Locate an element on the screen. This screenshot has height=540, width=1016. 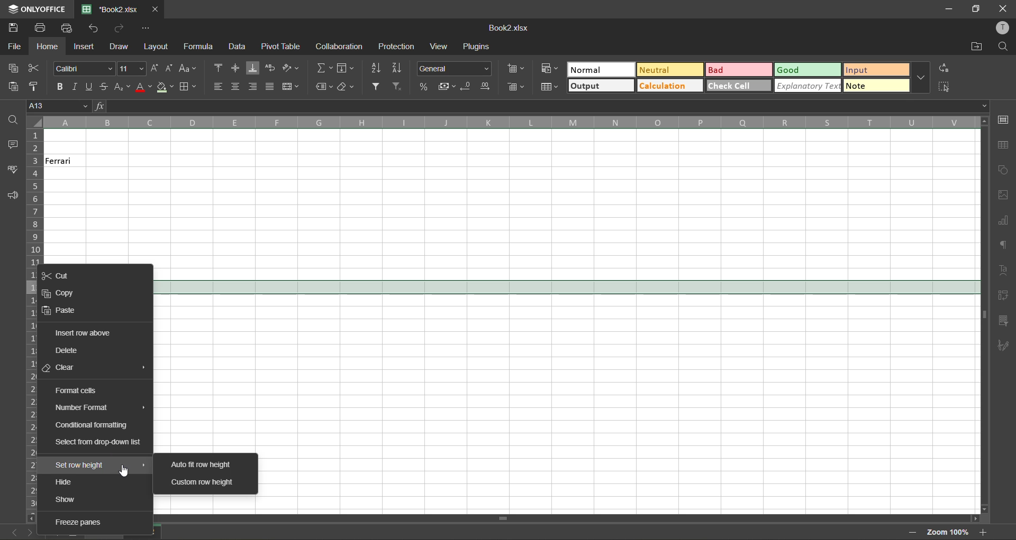
bold is located at coordinates (59, 87).